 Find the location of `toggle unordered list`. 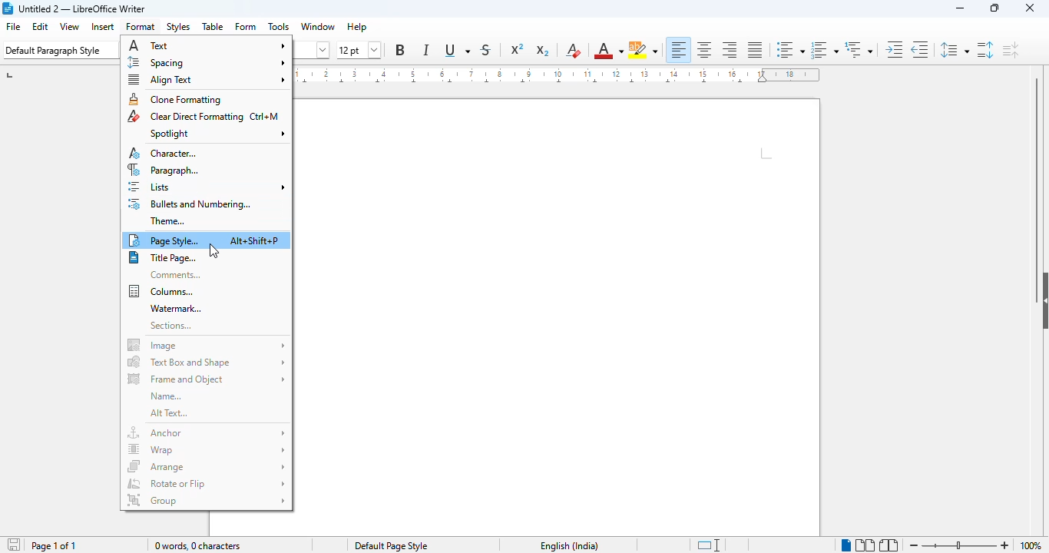

toggle unordered list is located at coordinates (789, 50).